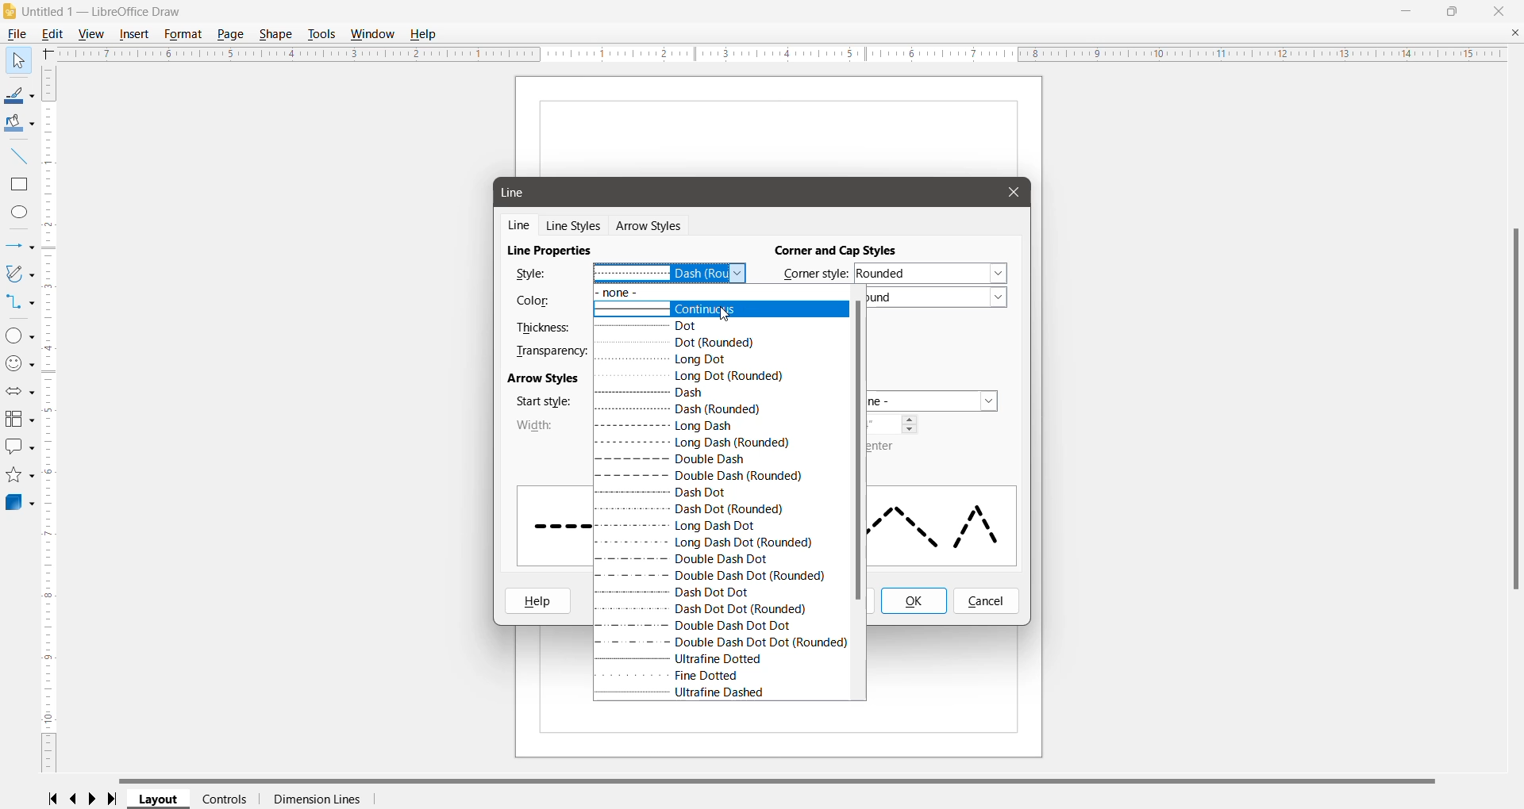  I want to click on Scroll to first page, so click(55, 799).